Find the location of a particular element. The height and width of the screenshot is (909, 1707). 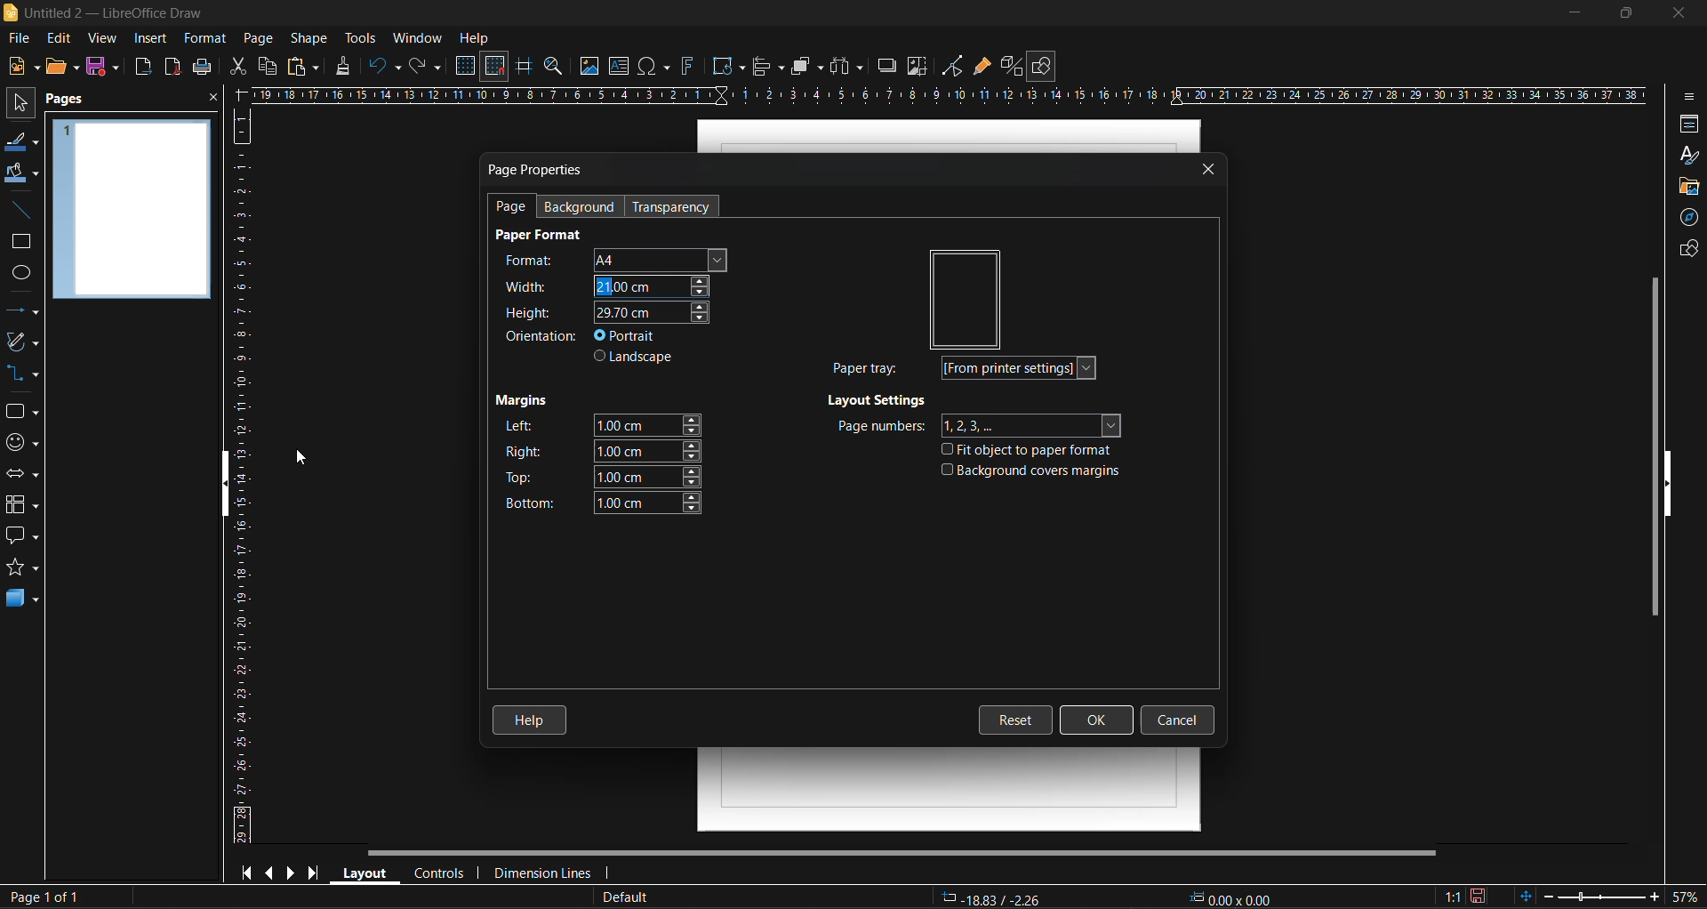

undo is located at coordinates (387, 68).